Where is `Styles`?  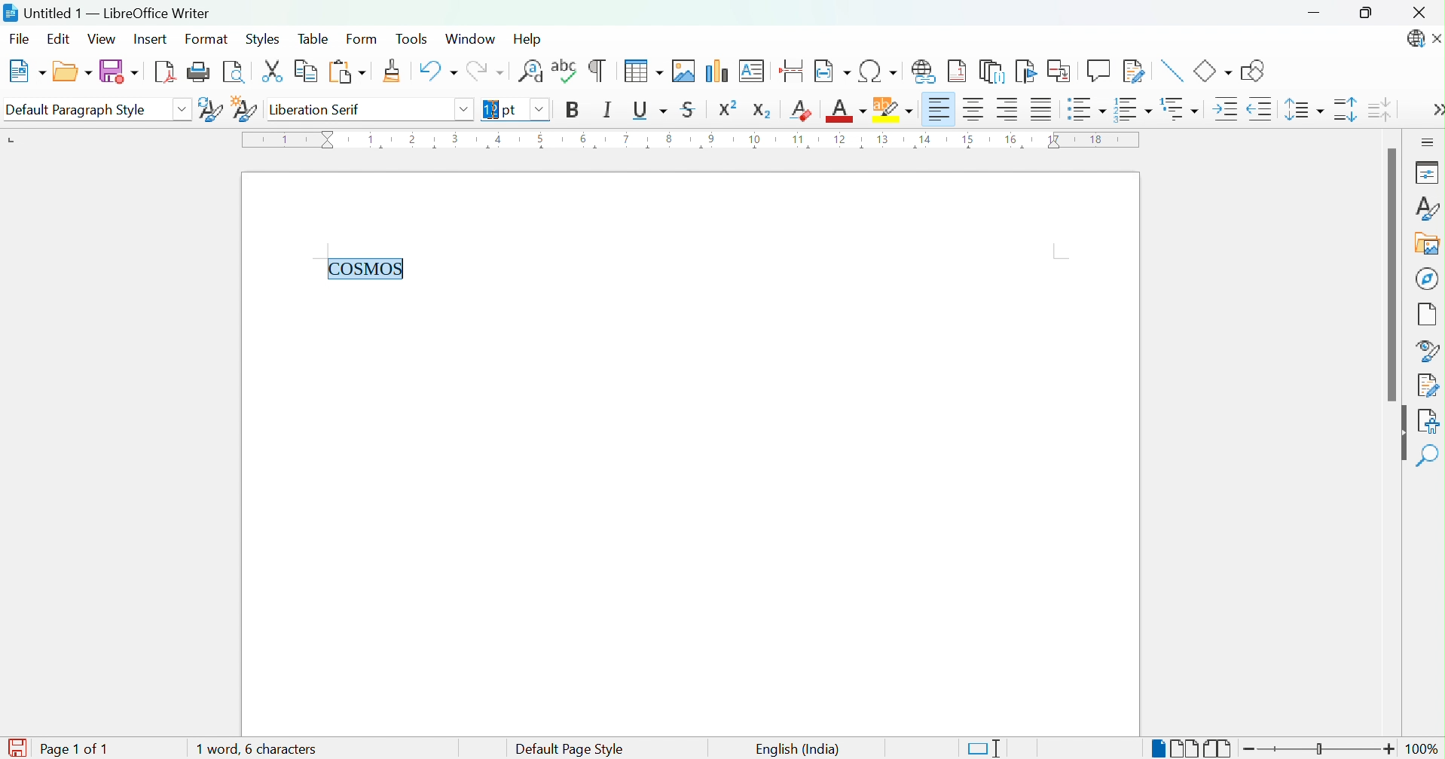 Styles is located at coordinates (1426, 208).